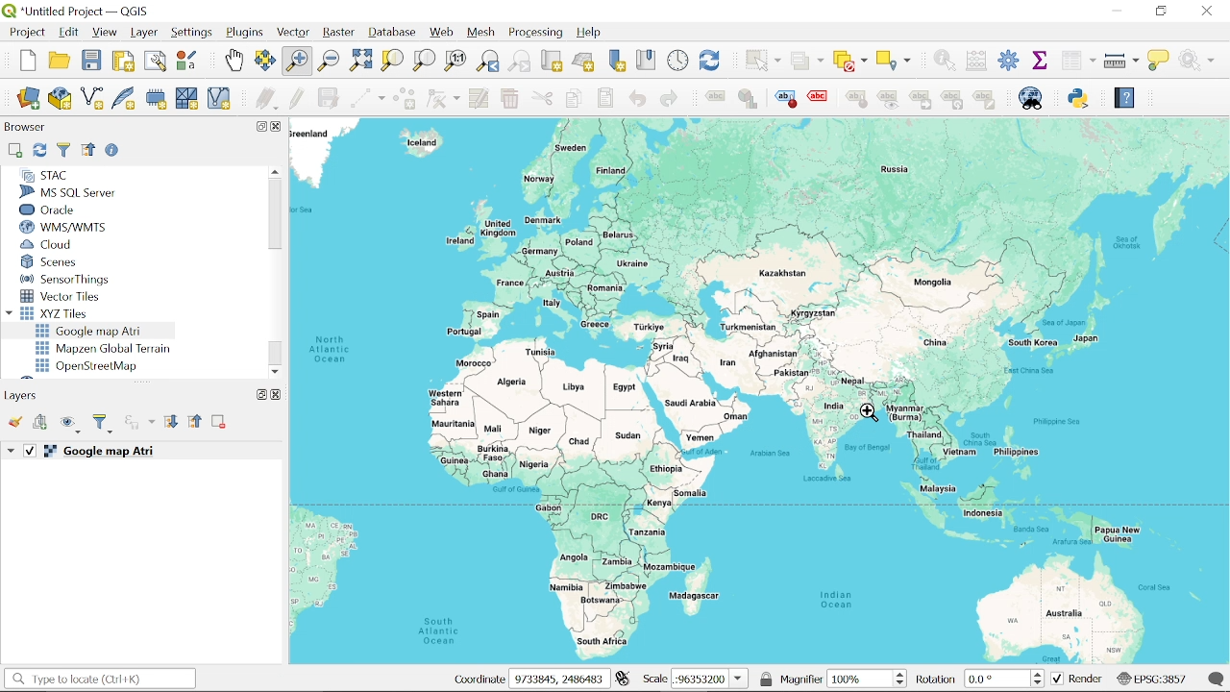 This screenshot has width=1230, height=692. Describe the element at coordinates (12, 452) in the screenshot. I see `Exoand` at that location.